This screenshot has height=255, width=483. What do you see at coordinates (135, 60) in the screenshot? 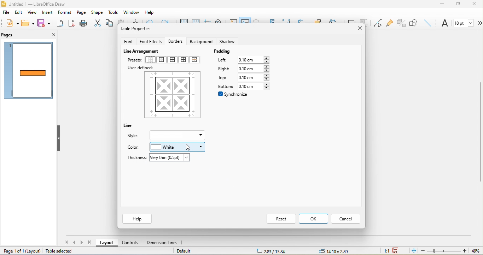
I see `presets` at bounding box center [135, 60].